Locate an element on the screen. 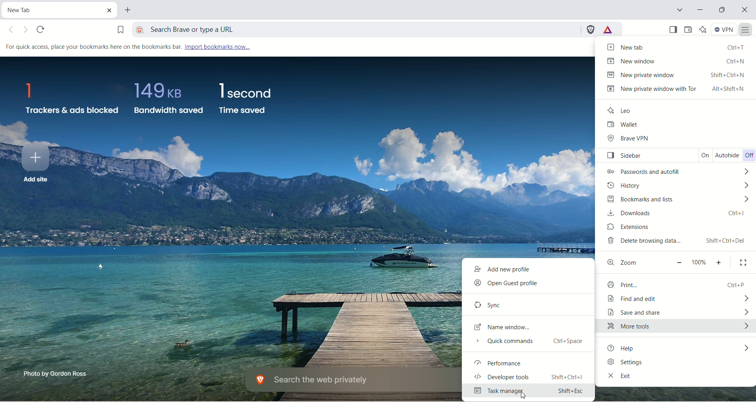  open guest profile is located at coordinates (528, 285).